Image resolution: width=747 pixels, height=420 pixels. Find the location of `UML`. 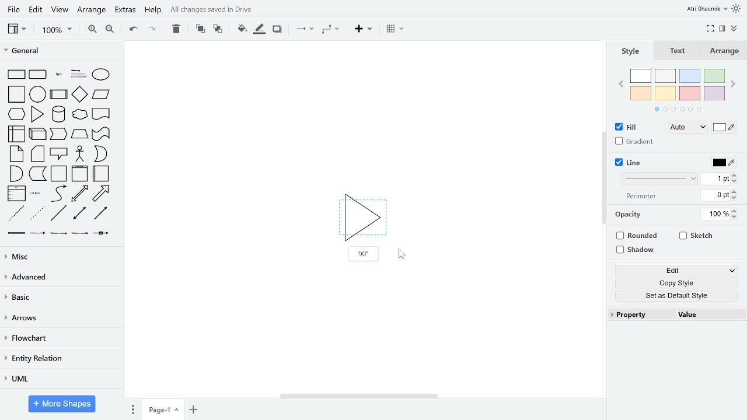

UML is located at coordinates (59, 378).